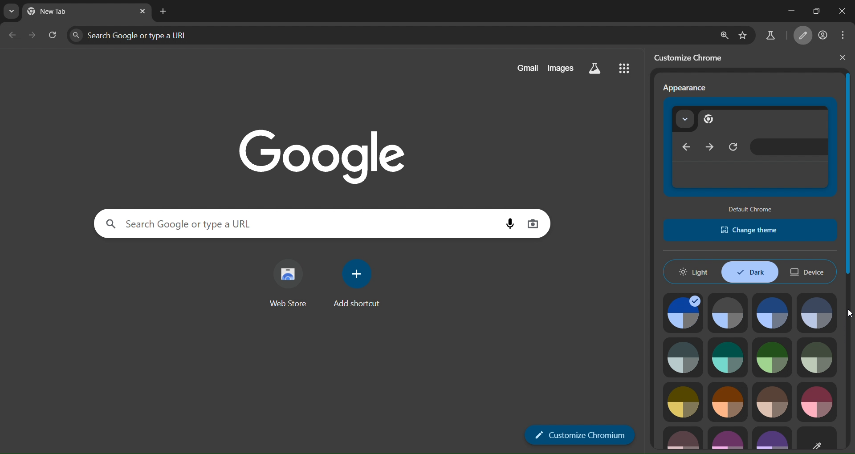 Image resolution: width=855 pixels, height=454 pixels. What do you see at coordinates (288, 286) in the screenshot?
I see `web store` at bounding box center [288, 286].